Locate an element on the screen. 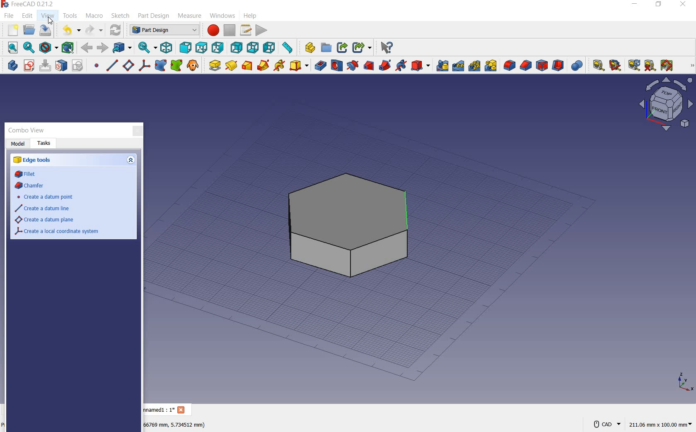 Image resolution: width=696 pixels, height=432 pixels. model is located at coordinates (18, 144).